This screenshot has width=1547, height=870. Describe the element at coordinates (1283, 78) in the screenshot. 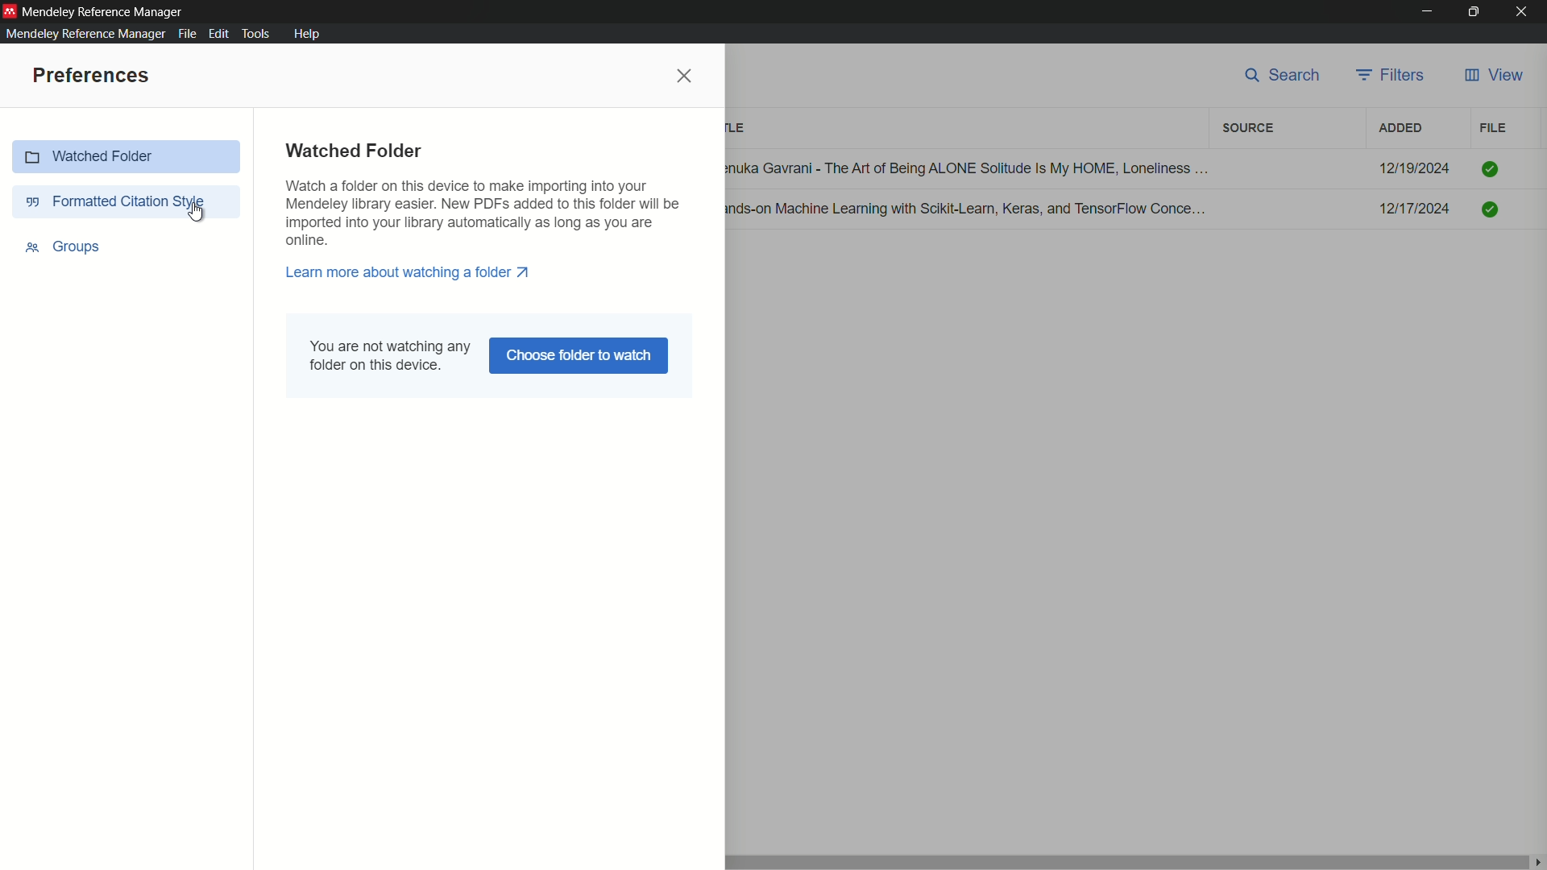

I see `search` at that location.